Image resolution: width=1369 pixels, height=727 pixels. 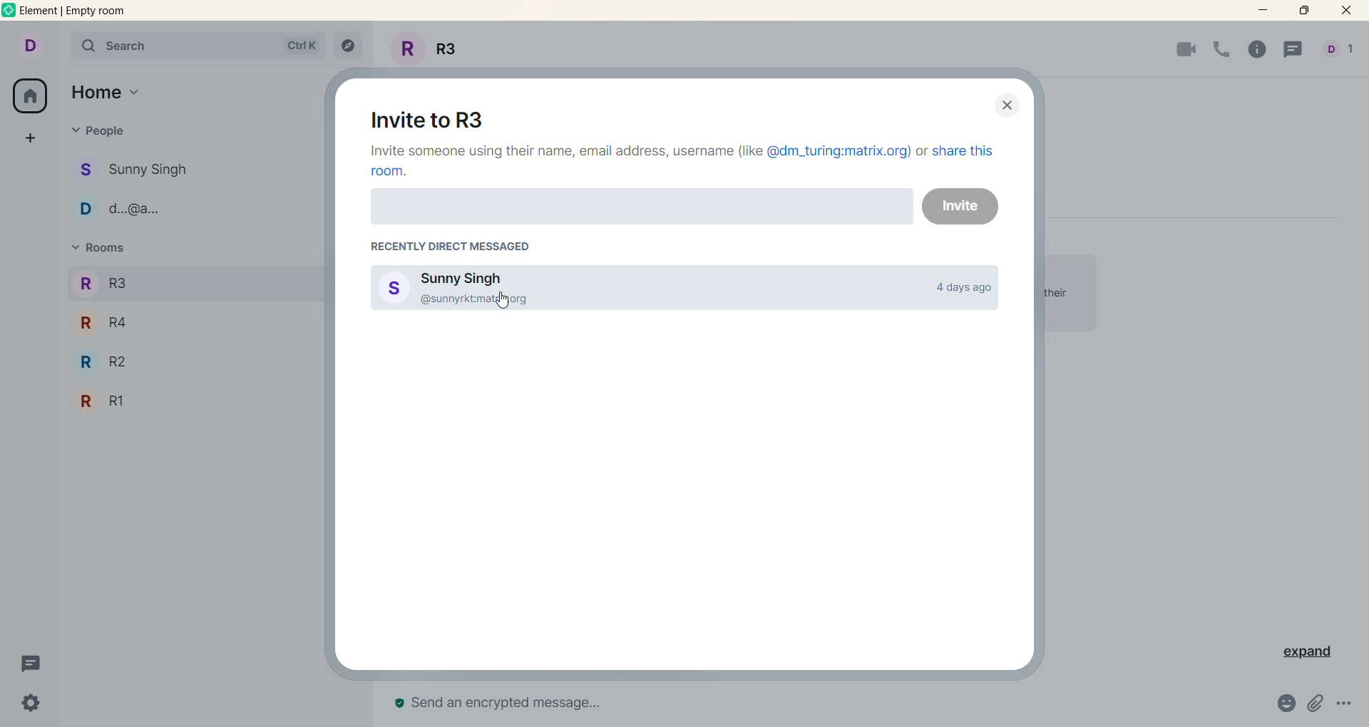 I want to click on R R4, so click(x=104, y=322).